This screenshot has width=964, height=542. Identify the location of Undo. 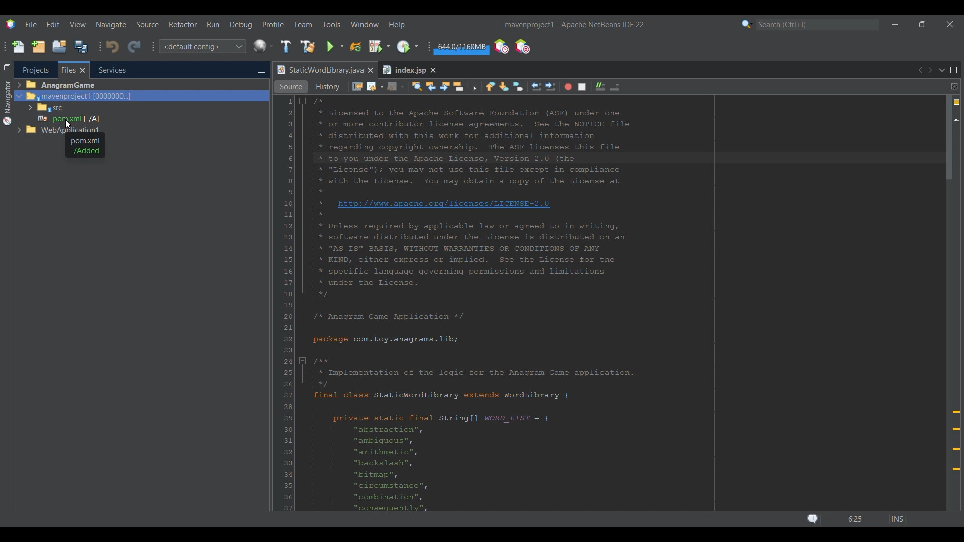
(112, 47).